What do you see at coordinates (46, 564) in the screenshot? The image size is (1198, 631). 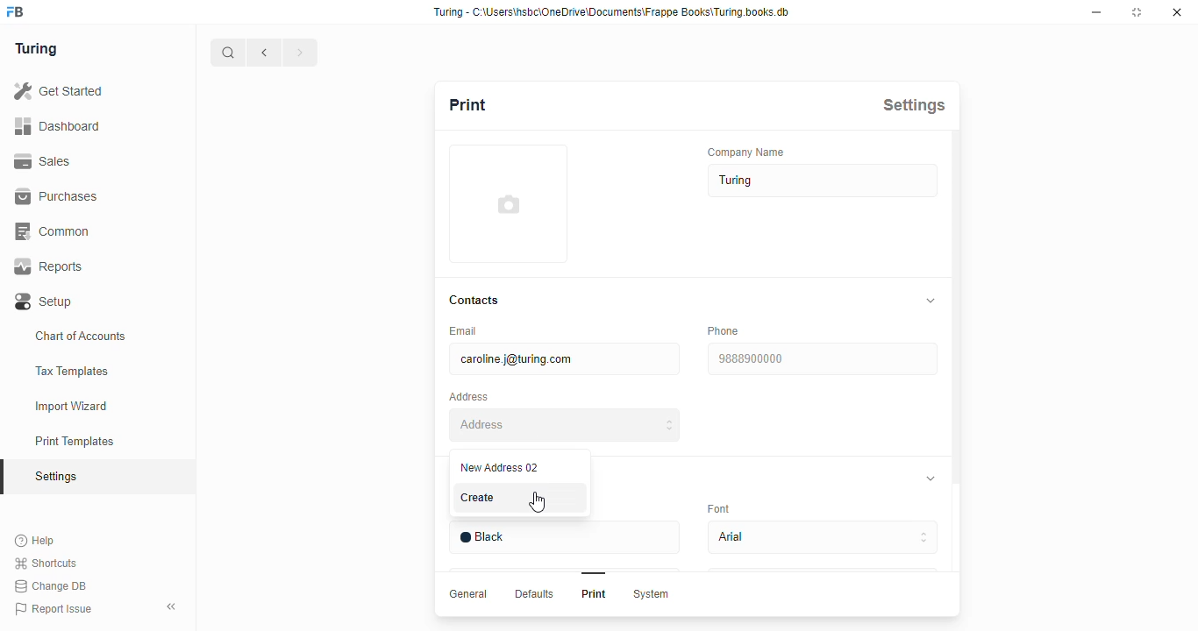 I see `shortcuts` at bounding box center [46, 564].